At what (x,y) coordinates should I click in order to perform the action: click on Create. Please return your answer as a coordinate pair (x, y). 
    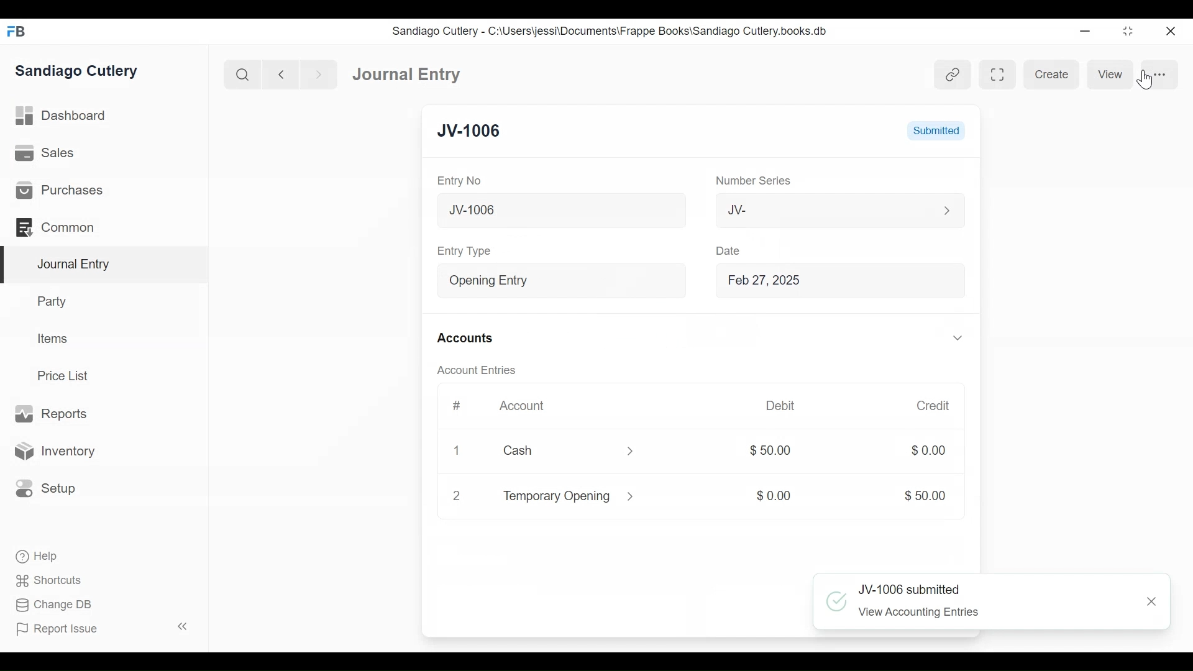
    Looking at the image, I should click on (1053, 75).